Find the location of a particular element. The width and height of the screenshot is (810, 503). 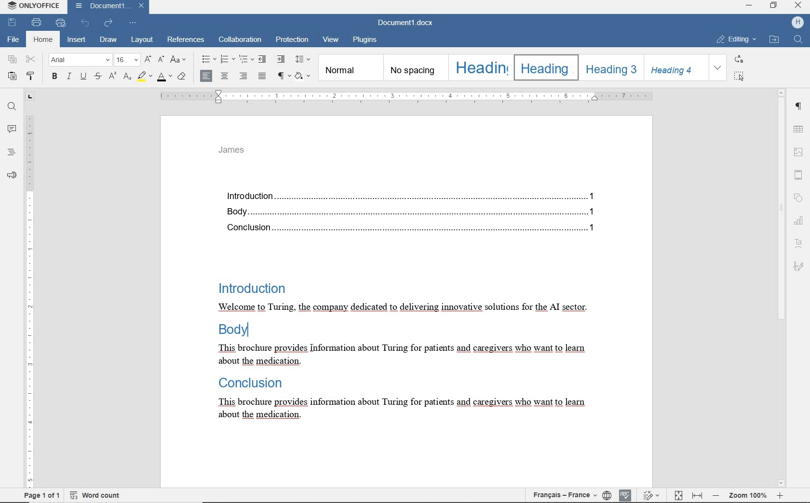

PARAGRAPH LINE SPACING is located at coordinates (303, 60).